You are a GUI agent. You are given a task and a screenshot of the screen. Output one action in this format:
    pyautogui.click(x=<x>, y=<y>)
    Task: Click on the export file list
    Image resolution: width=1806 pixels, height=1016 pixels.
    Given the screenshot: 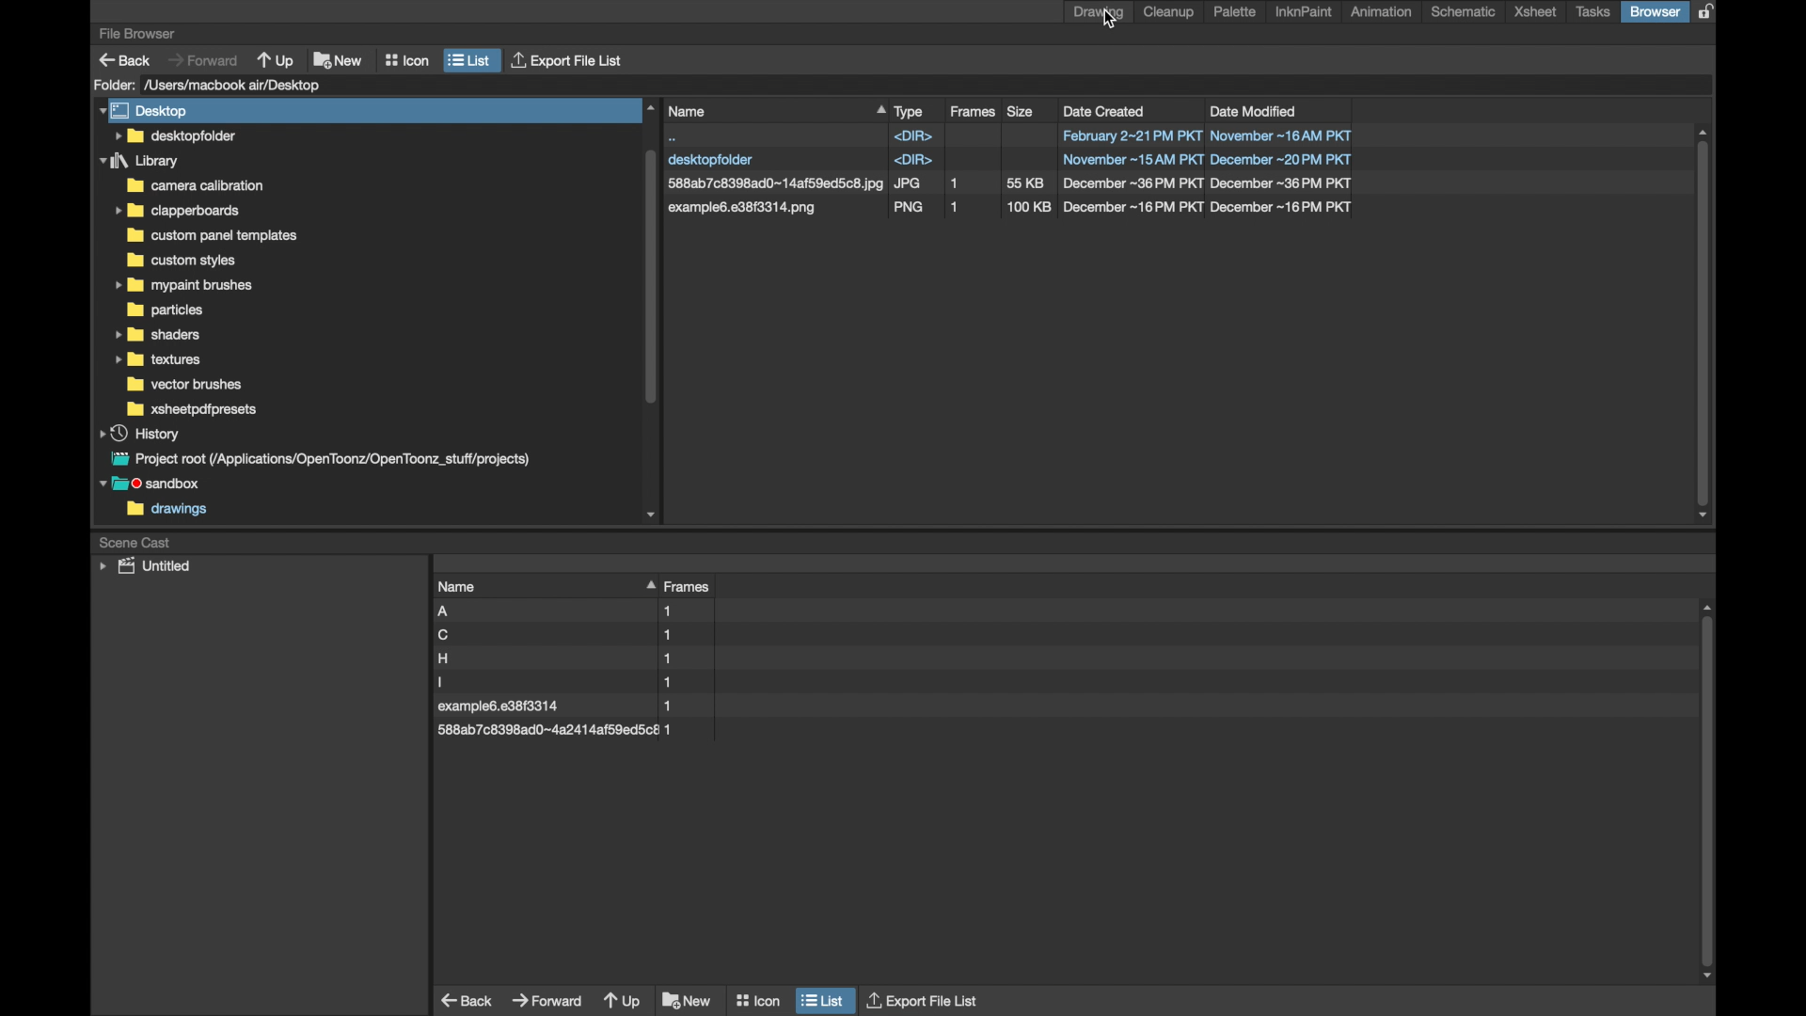 What is the action you would take?
    pyautogui.click(x=569, y=61)
    